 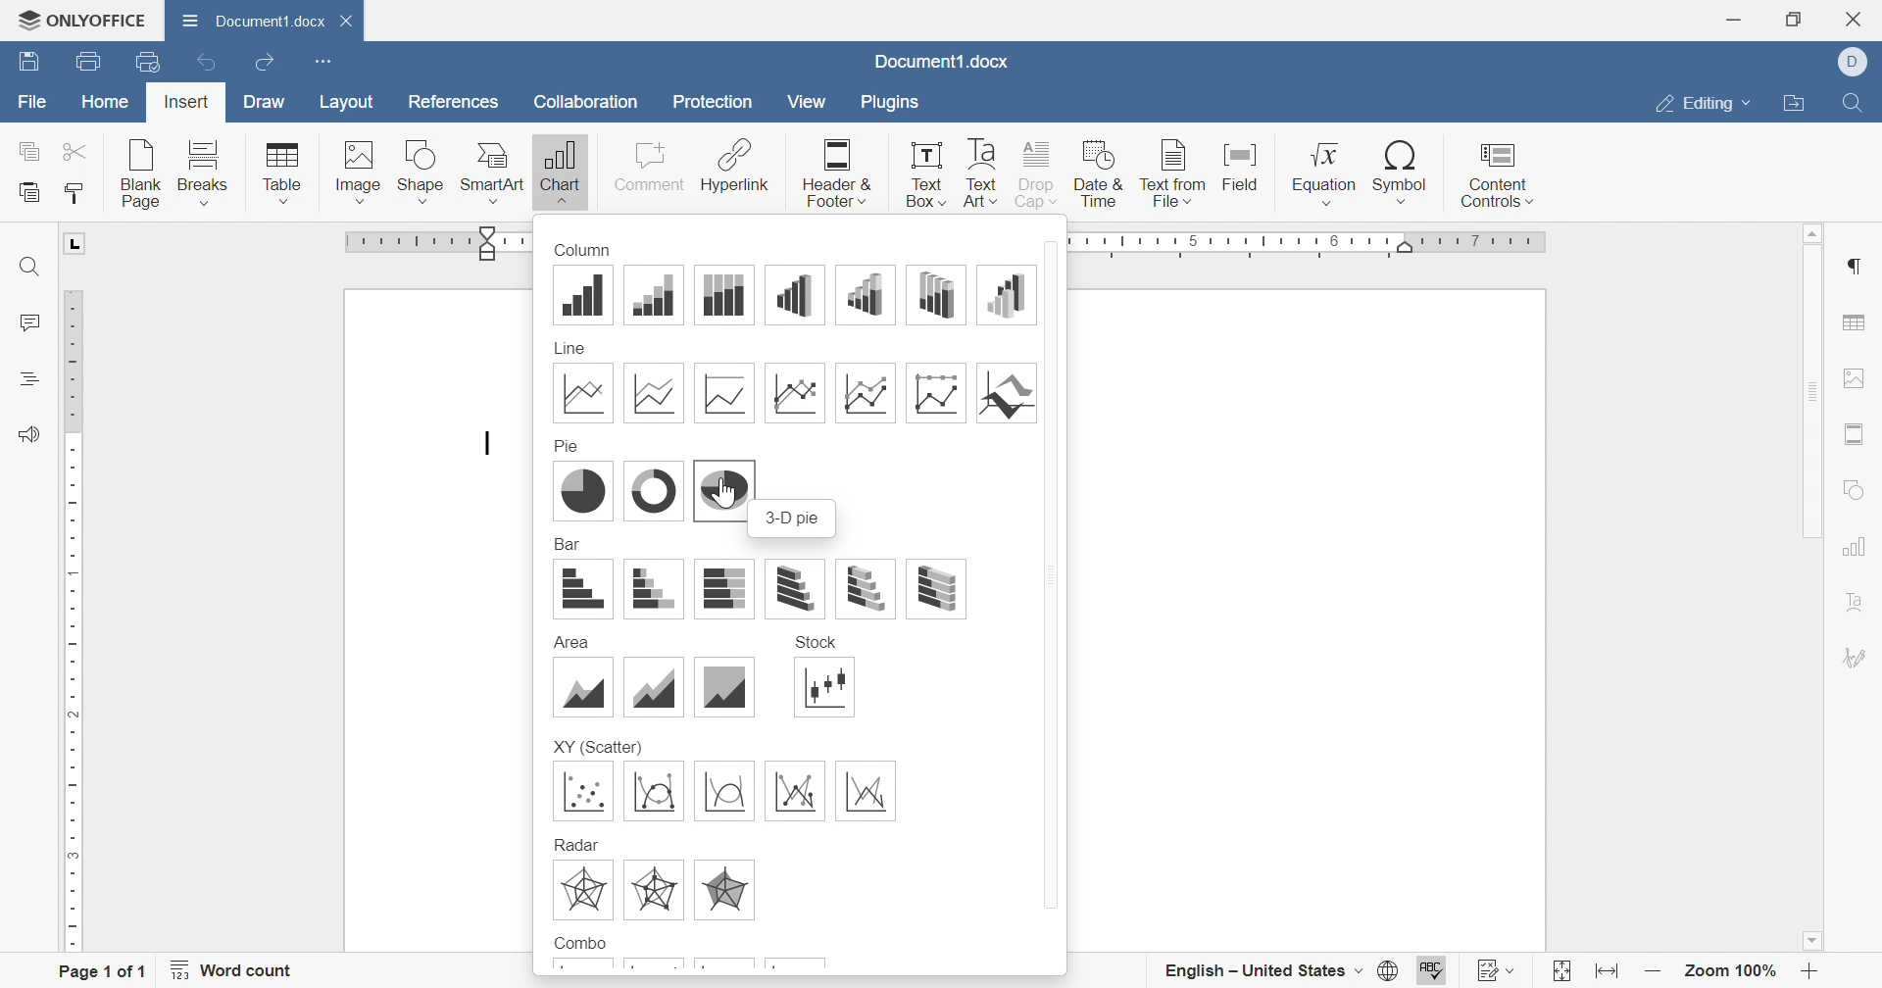 I want to click on Field, so click(x=1245, y=165).